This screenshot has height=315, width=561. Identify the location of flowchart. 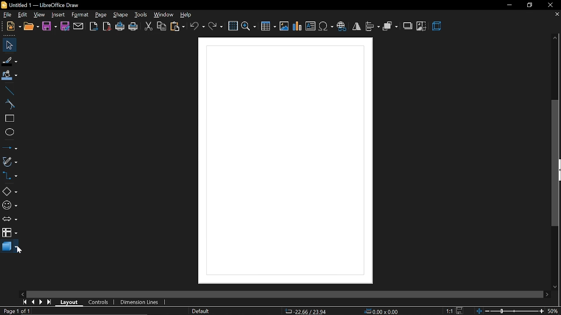
(10, 232).